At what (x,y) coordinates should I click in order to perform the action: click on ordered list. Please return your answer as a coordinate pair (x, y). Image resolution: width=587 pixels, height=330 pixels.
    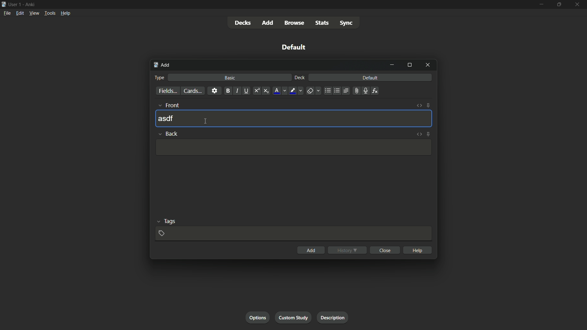
    Looking at the image, I should click on (337, 91).